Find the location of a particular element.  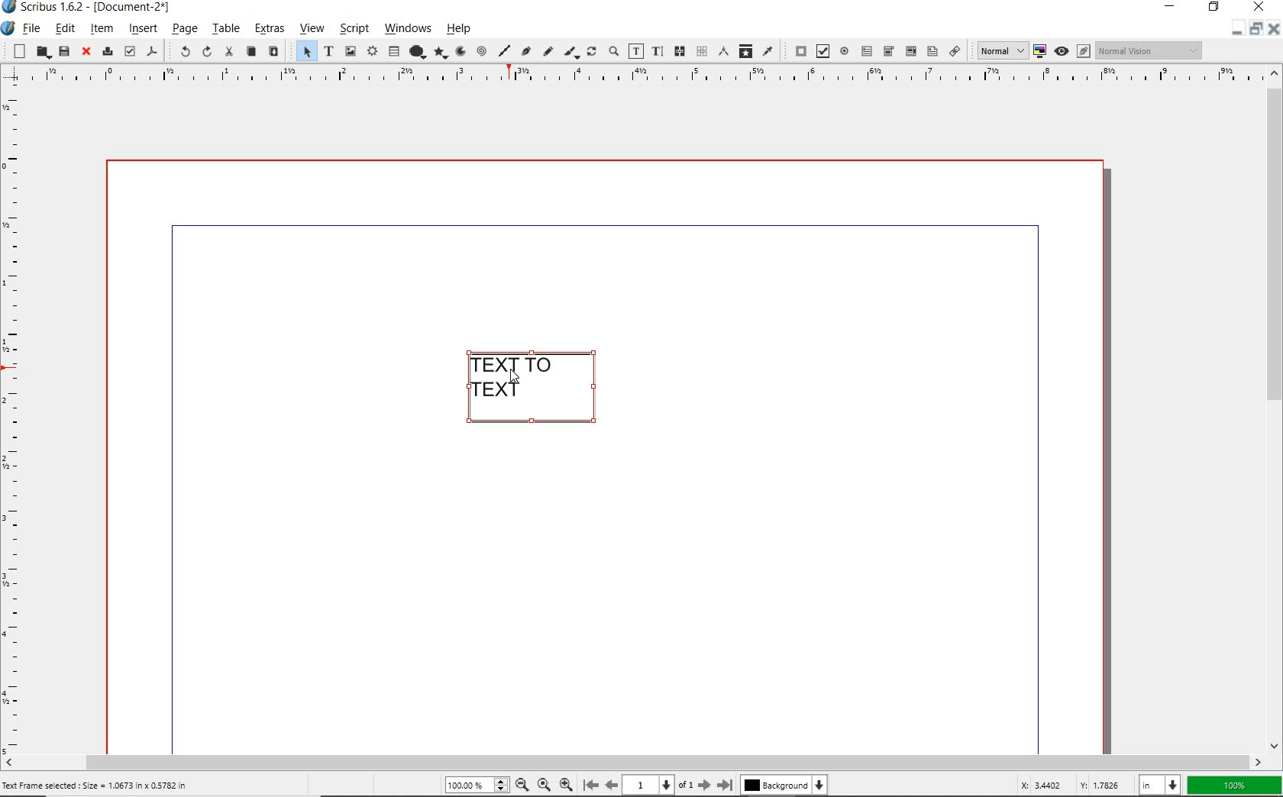

rotate item is located at coordinates (590, 53).